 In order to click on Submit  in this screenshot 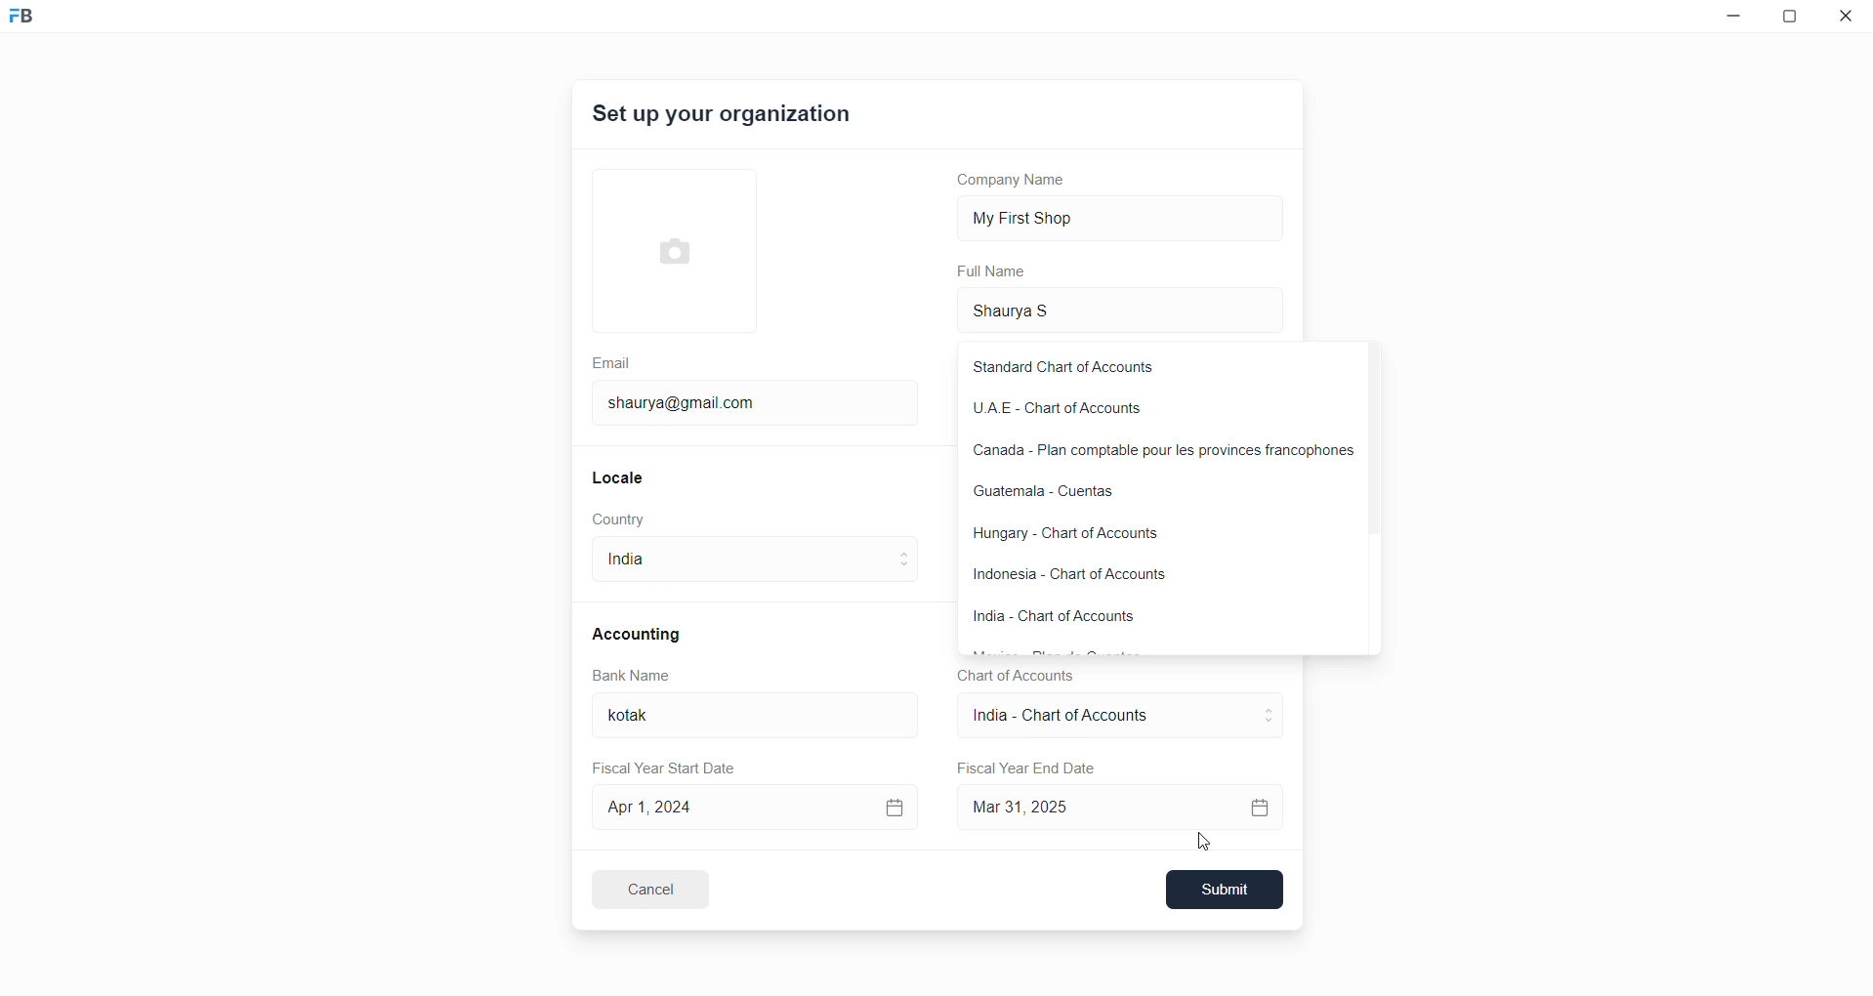, I will do `click(1227, 890)`.